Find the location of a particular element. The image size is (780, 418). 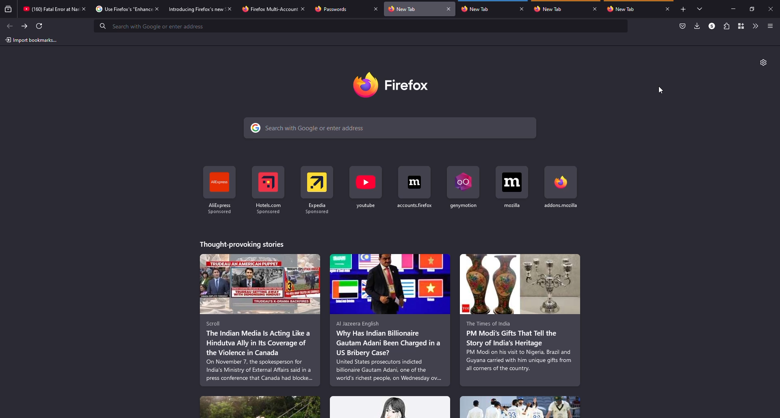

shortcut is located at coordinates (220, 189).